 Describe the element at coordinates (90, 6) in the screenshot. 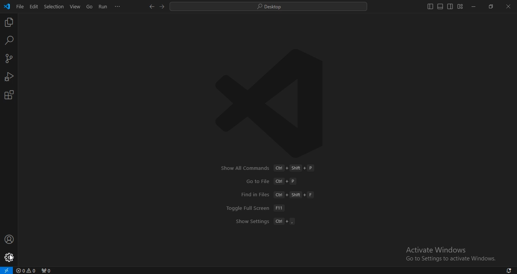

I see `go` at that location.